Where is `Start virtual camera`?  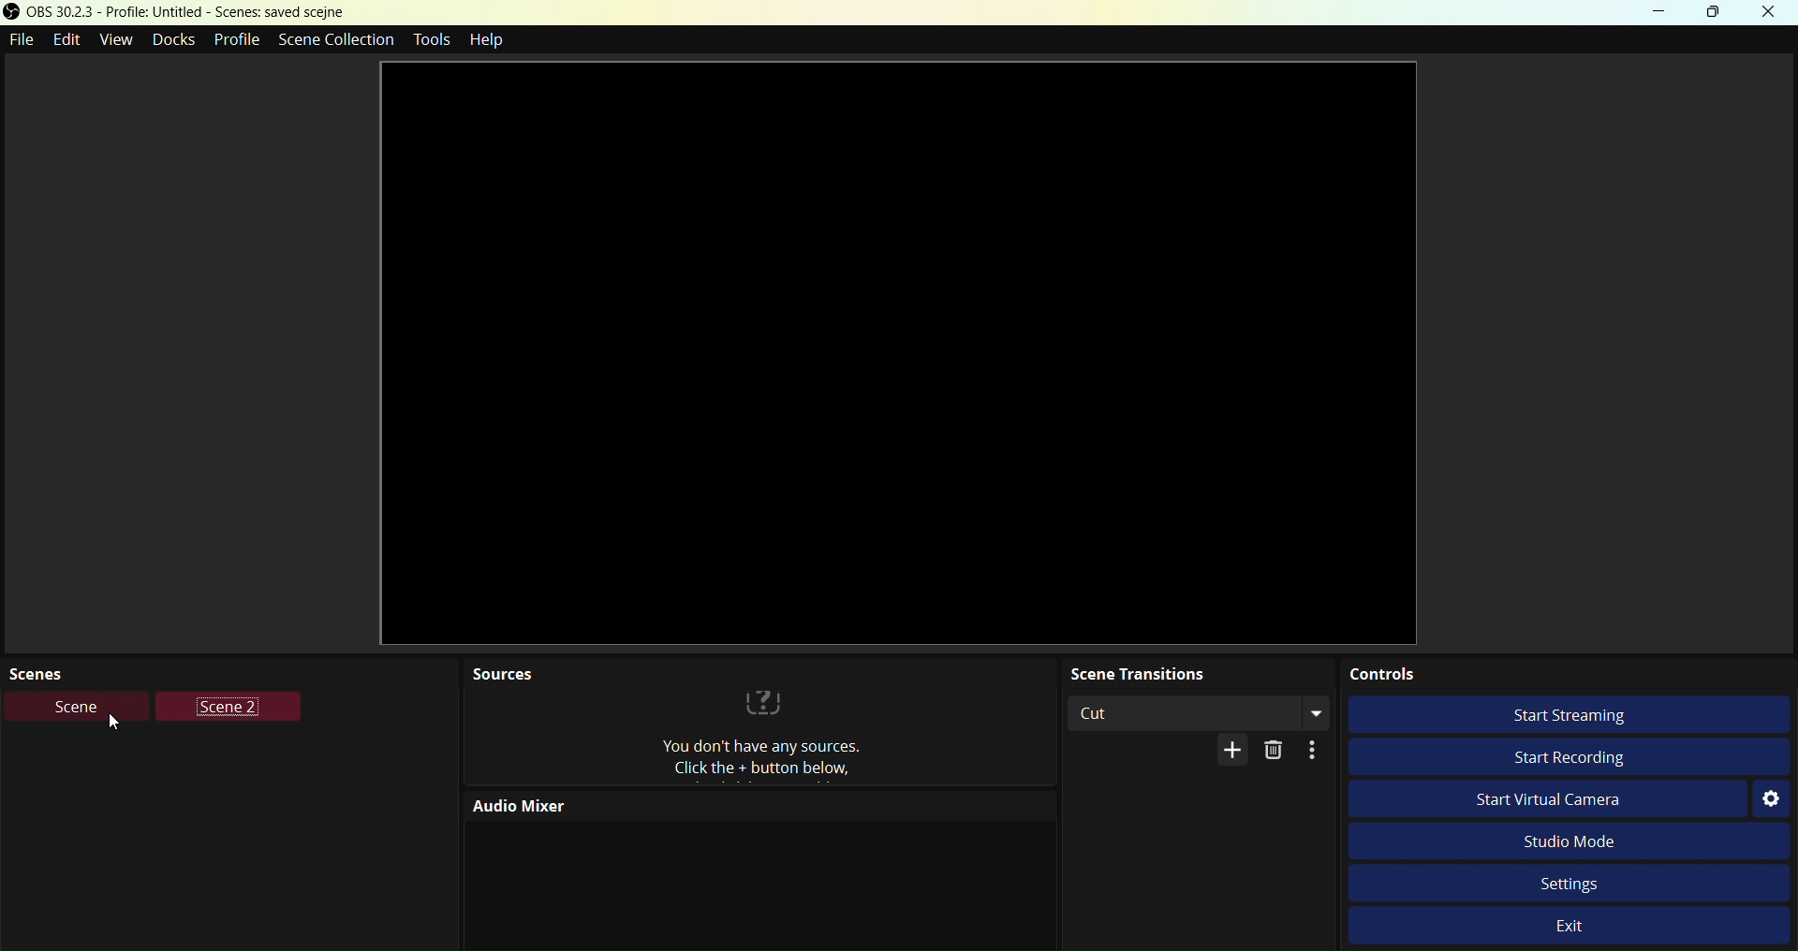
Start virtual camera is located at coordinates (1549, 799).